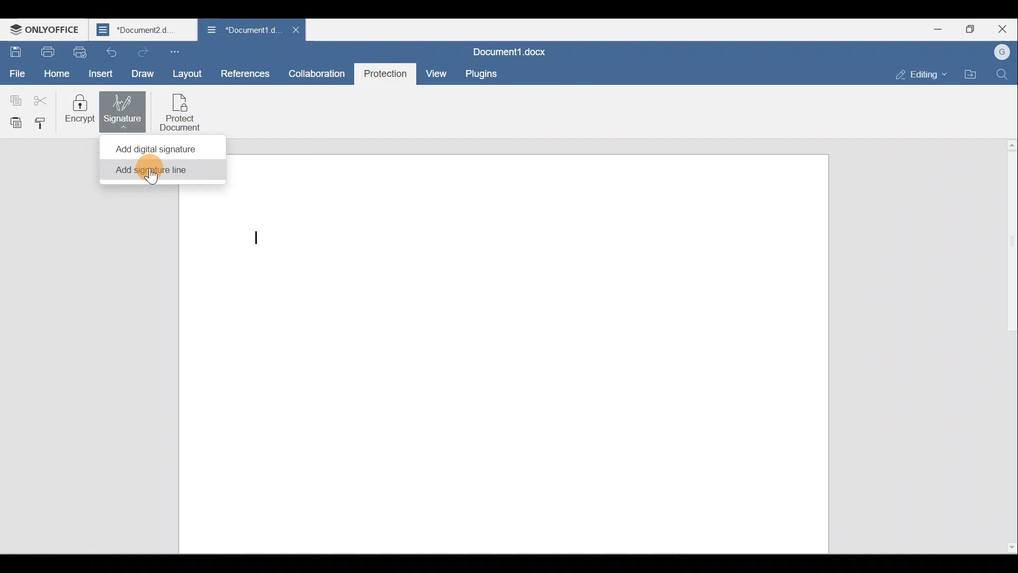 The width and height of the screenshot is (1018, 573). What do you see at coordinates (180, 52) in the screenshot?
I see `Customize quick access toolbar` at bounding box center [180, 52].